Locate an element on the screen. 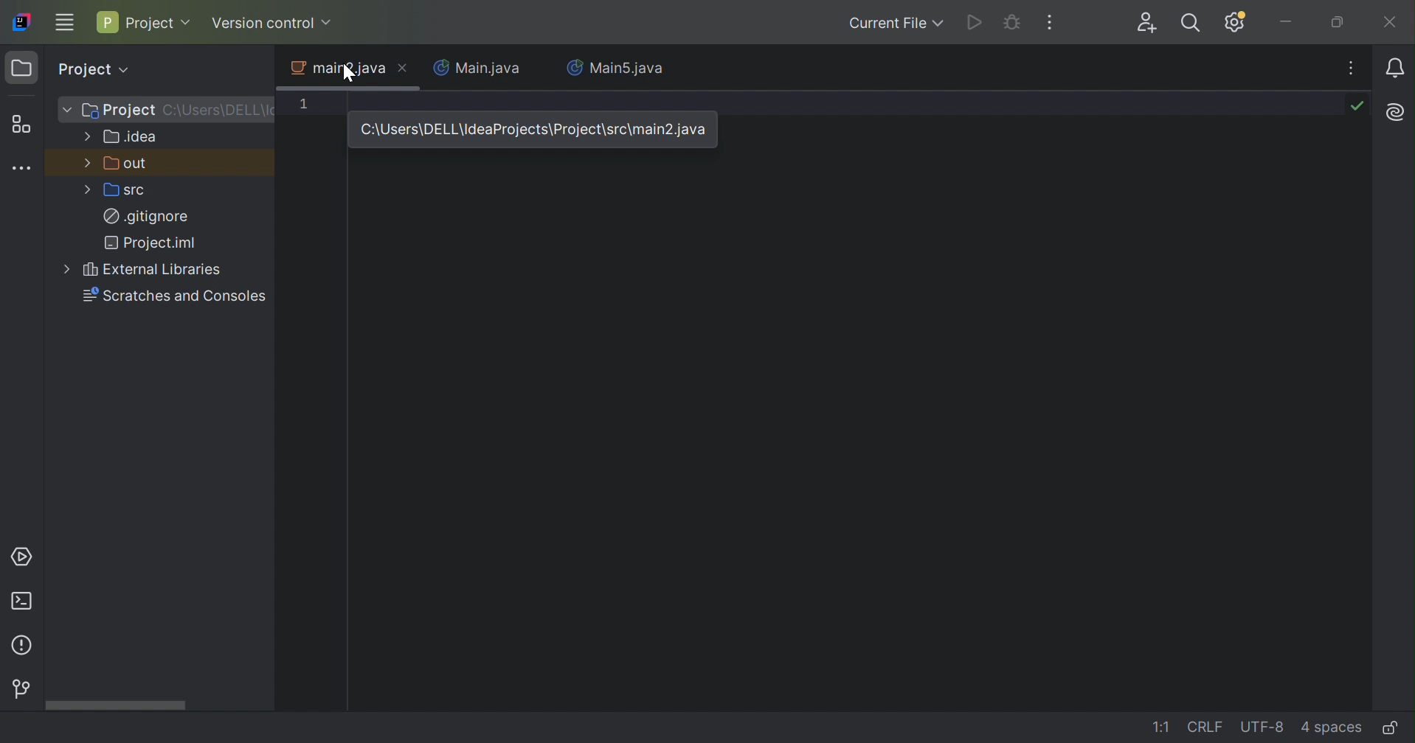 The image size is (1415, 743). C:\Users\DELL\ is located at coordinates (218, 110).